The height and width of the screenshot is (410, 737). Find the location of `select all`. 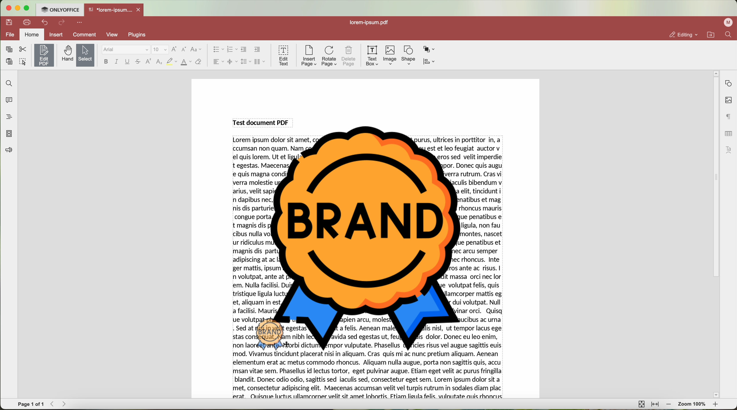

select all is located at coordinates (23, 62).